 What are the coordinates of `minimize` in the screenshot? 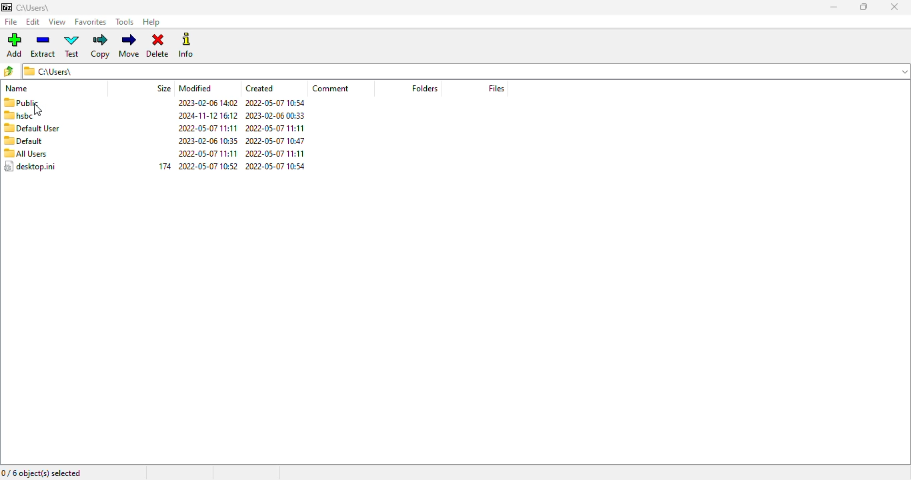 It's located at (834, 7).